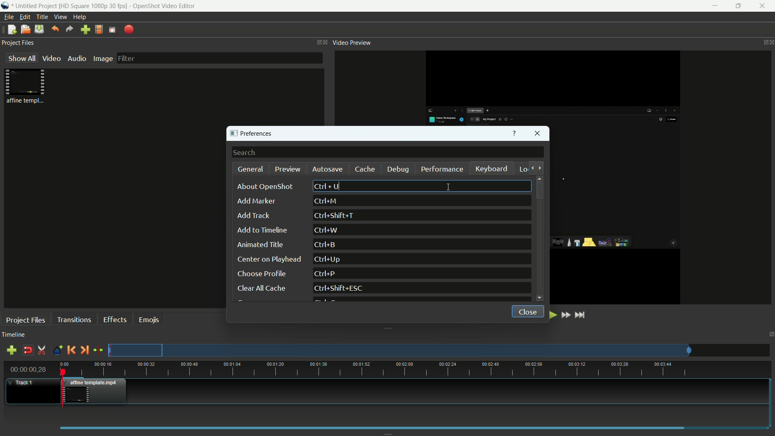 The width and height of the screenshot is (775, 436). What do you see at coordinates (6, 6) in the screenshot?
I see `app icon` at bounding box center [6, 6].